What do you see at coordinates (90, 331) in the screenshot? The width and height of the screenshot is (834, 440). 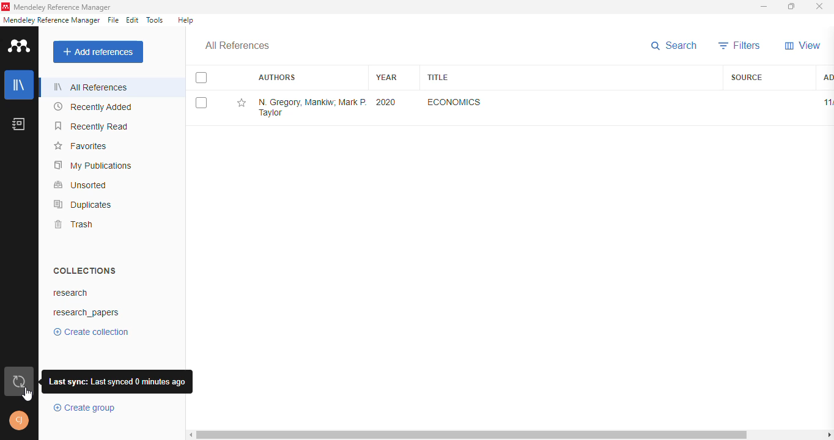 I see `create collection` at bounding box center [90, 331].